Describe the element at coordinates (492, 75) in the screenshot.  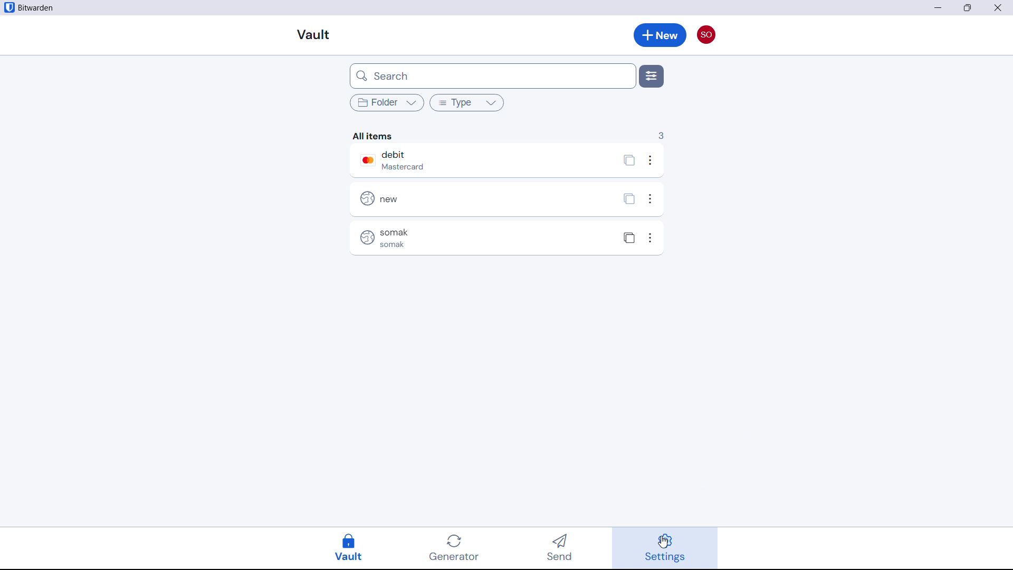
I see `Search in vault ` at that location.